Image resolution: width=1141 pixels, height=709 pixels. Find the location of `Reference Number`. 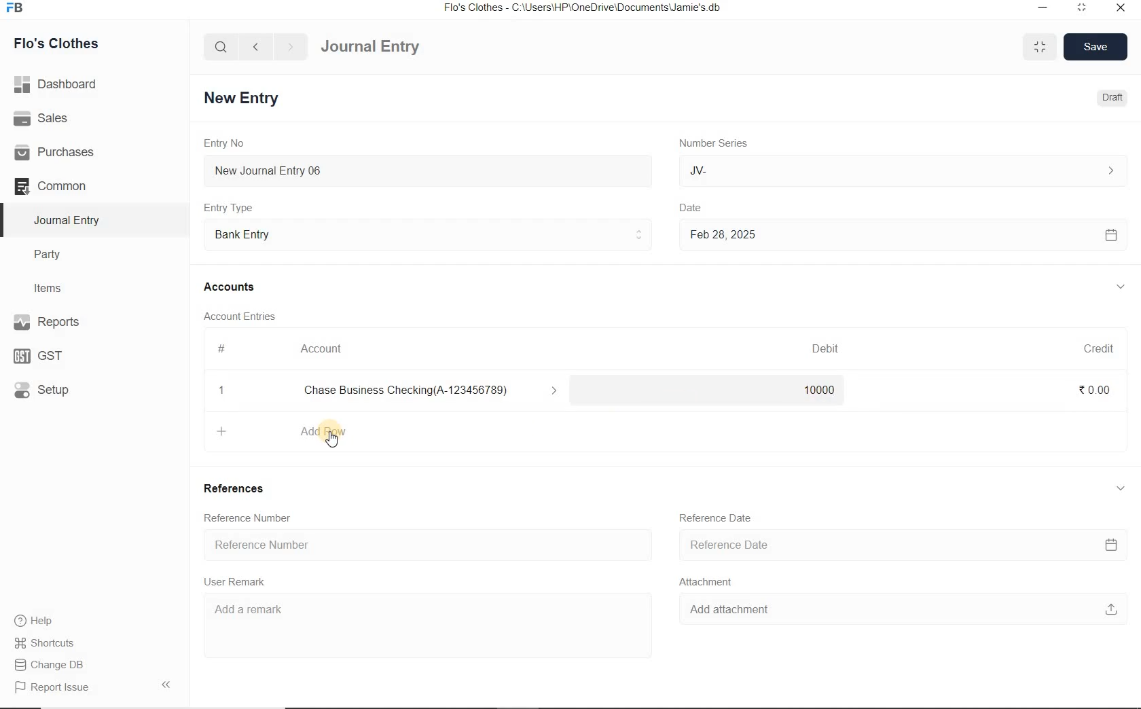

Reference Number is located at coordinates (251, 517).